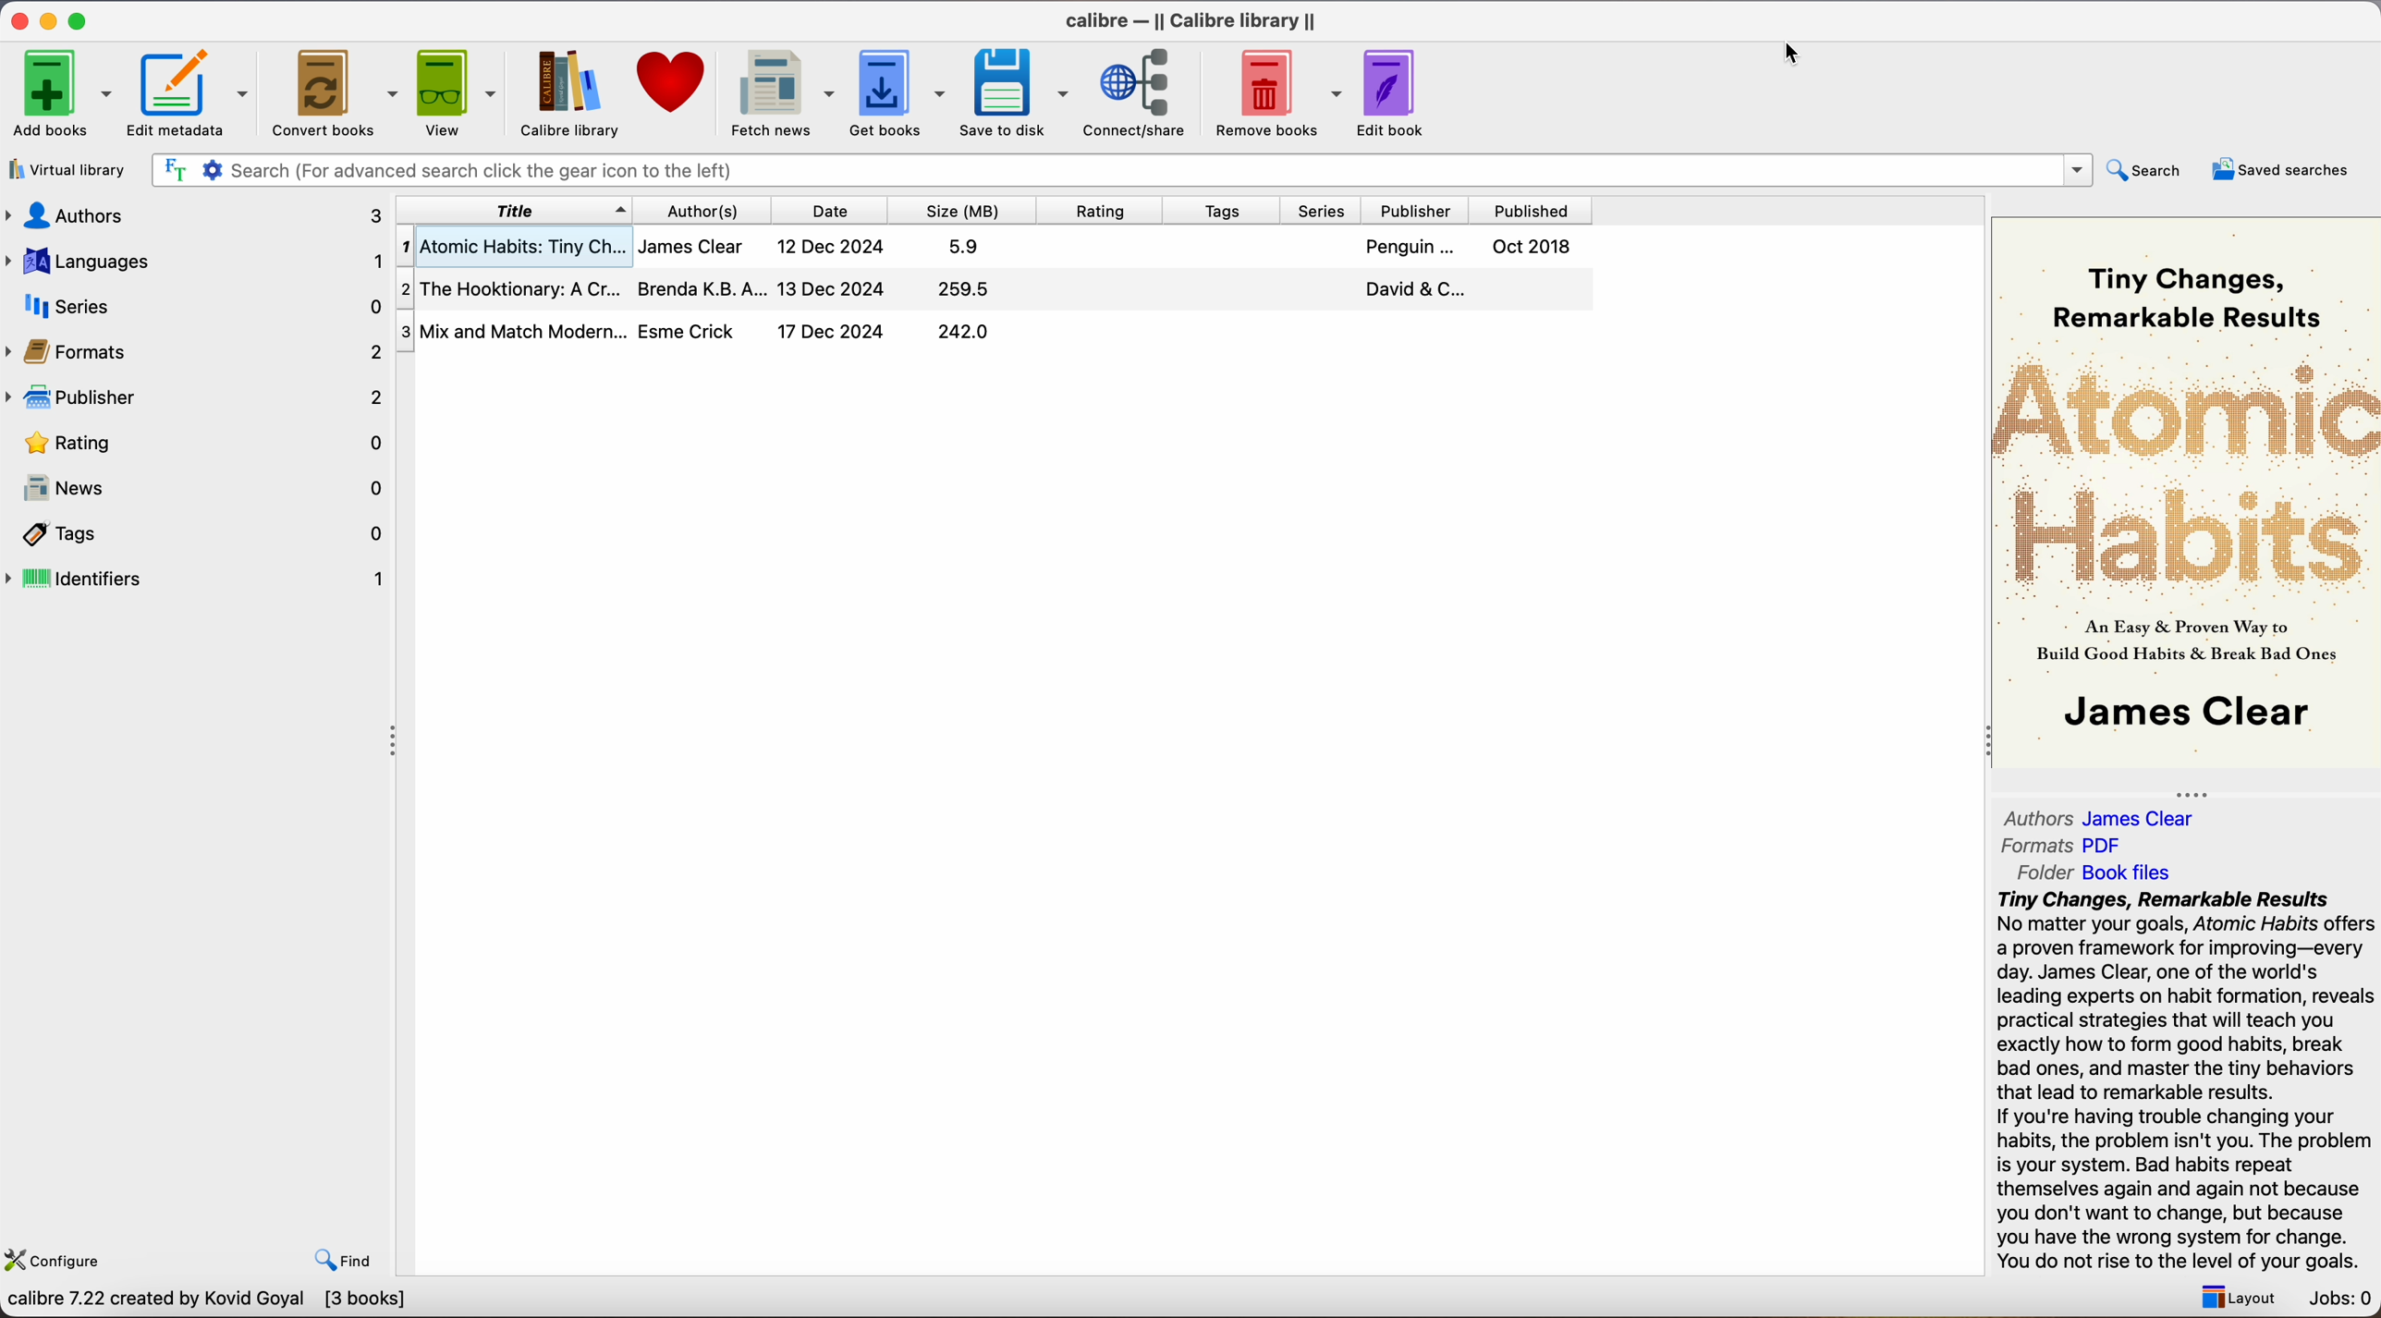 The height and width of the screenshot is (1318, 2381). Describe the element at coordinates (898, 97) in the screenshot. I see `click on get books` at that location.